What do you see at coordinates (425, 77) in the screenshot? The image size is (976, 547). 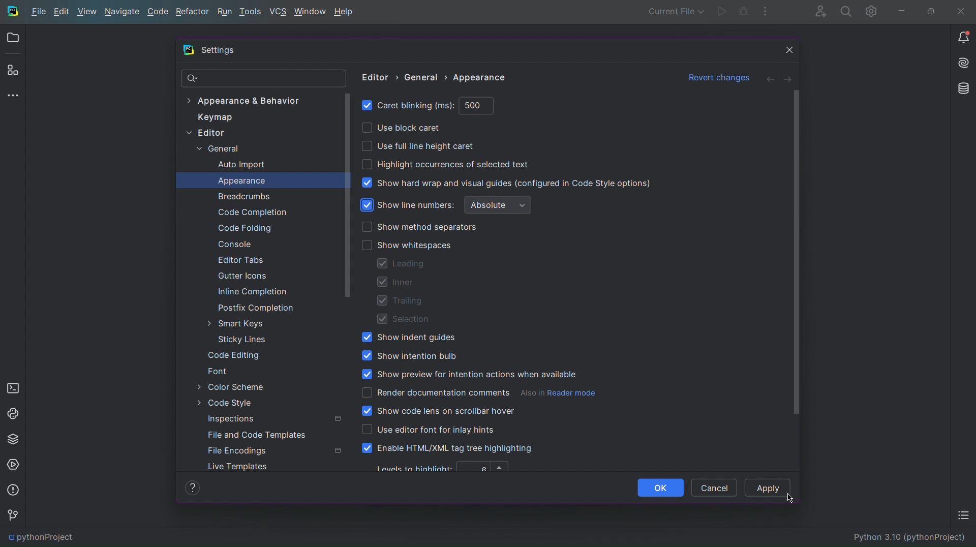 I see `General ` at bounding box center [425, 77].